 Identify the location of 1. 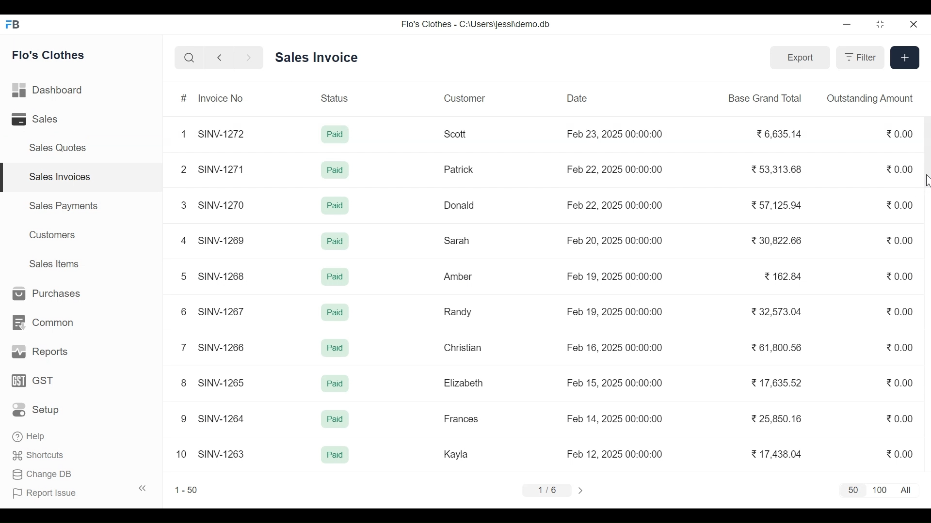
(183, 134).